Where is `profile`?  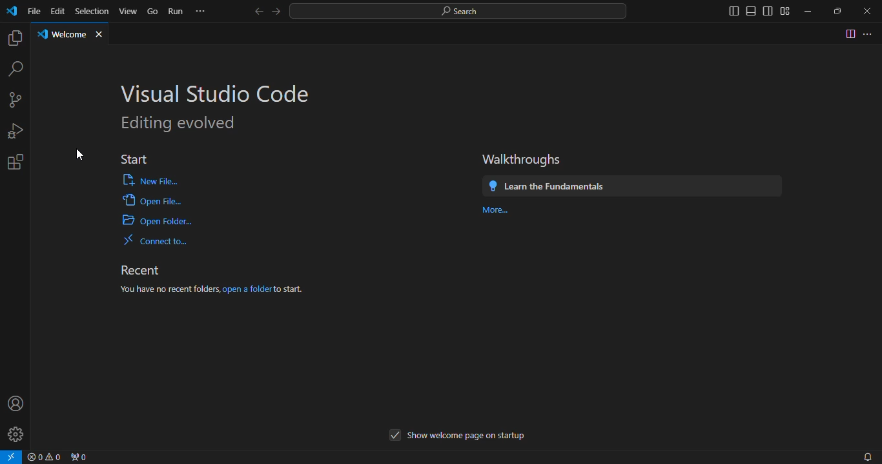
profile is located at coordinates (15, 405).